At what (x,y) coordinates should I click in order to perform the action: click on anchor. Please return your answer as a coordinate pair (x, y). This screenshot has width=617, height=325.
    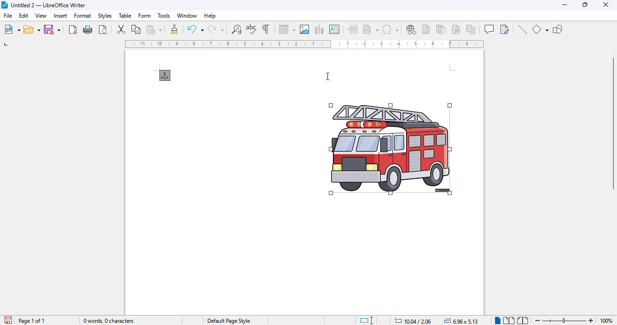
    Looking at the image, I should click on (165, 75).